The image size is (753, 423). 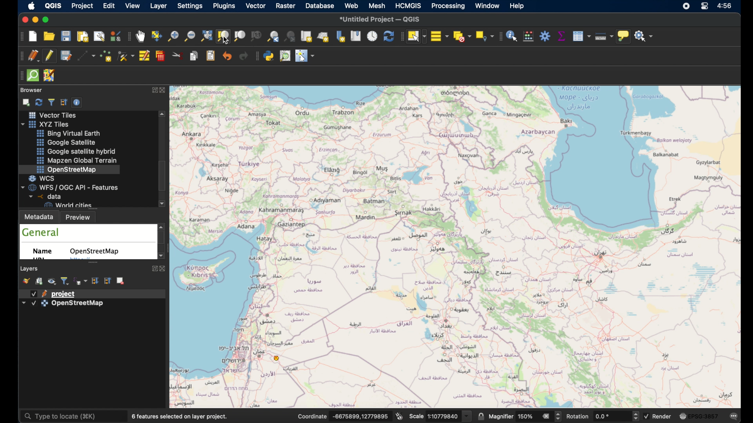 I want to click on plugins, so click(x=224, y=7).